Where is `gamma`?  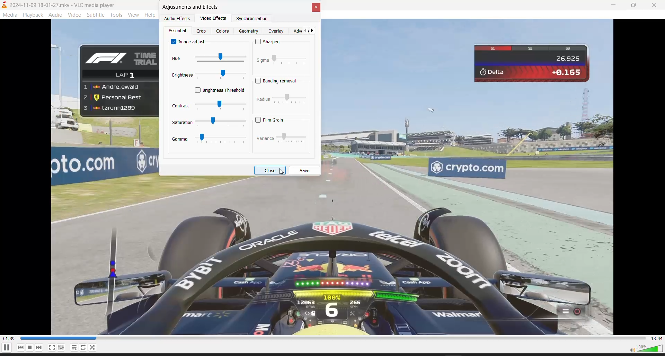 gamma is located at coordinates (210, 141).